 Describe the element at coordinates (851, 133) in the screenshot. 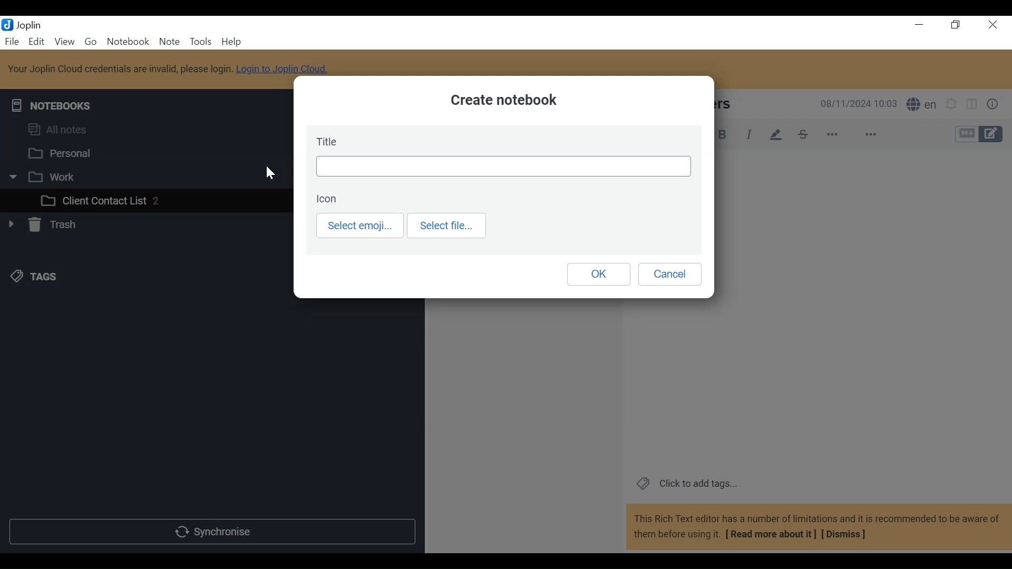

I see `more` at that location.